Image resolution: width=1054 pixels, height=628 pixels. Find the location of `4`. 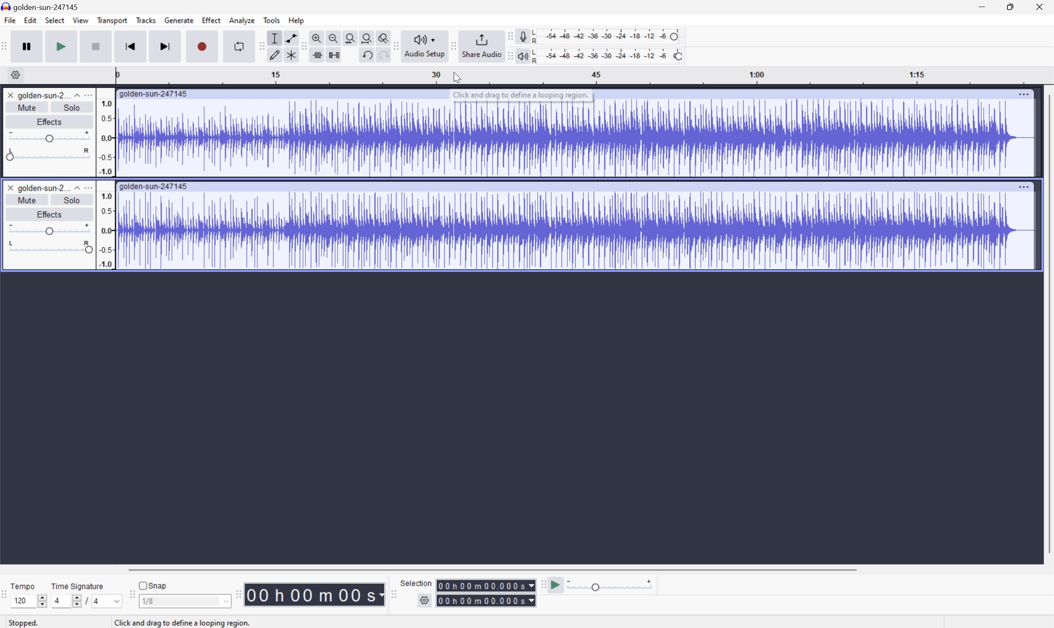

4 is located at coordinates (99, 601).